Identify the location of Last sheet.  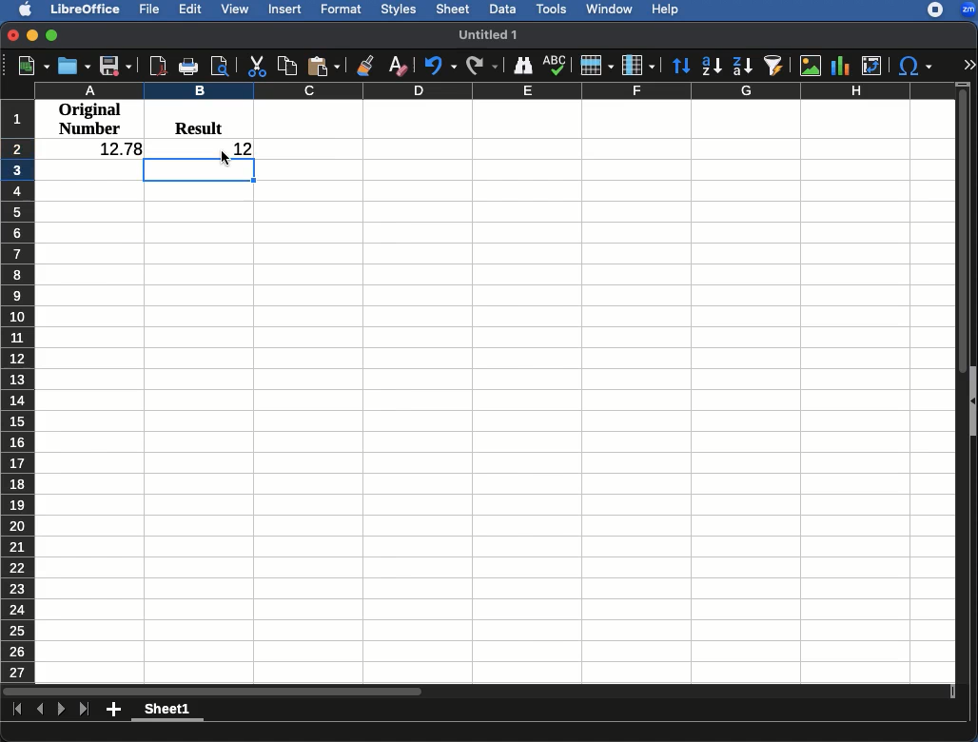
(86, 711).